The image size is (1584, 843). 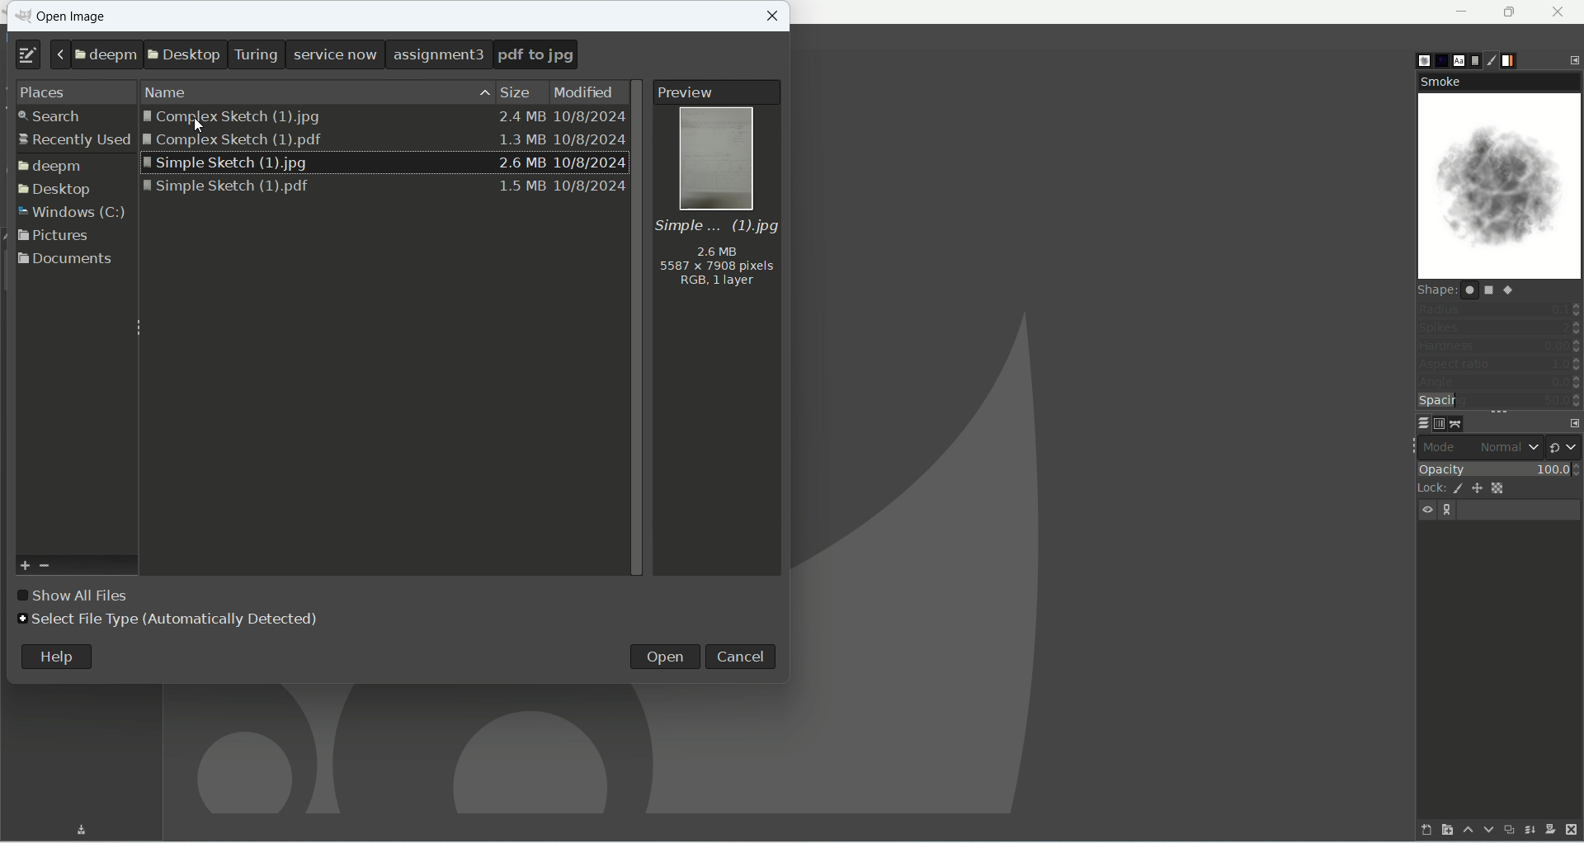 I want to click on modified, so click(x=587, y=89).